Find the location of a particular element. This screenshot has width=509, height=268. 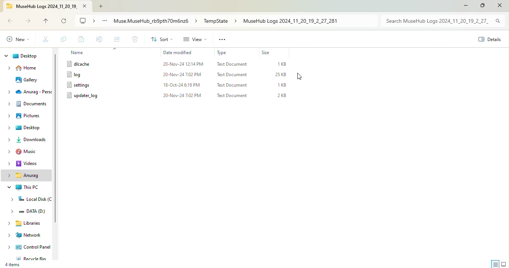

File is located at coordinates (183, 65).